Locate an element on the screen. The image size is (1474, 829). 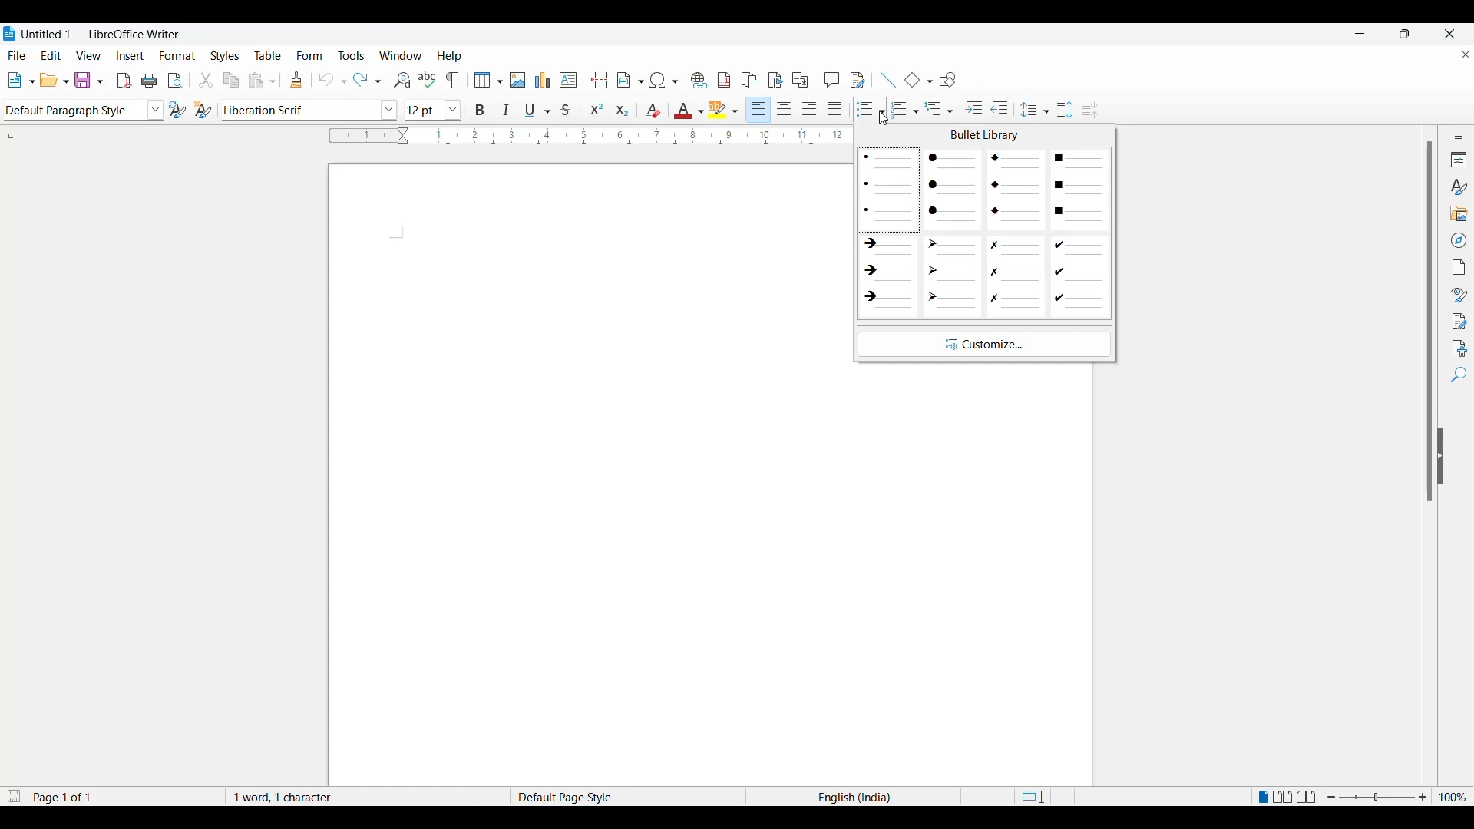
Table is located at coordinates (269, 54).